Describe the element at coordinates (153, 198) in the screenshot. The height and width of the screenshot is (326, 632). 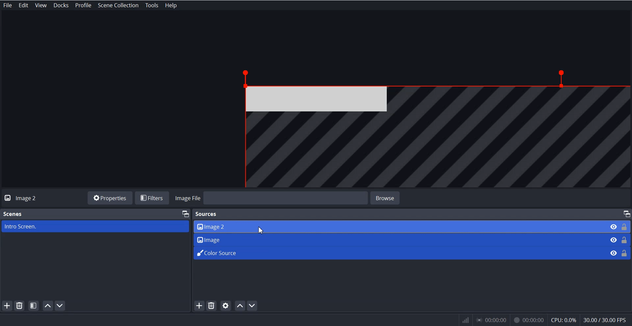
I see `Filters` at that location.